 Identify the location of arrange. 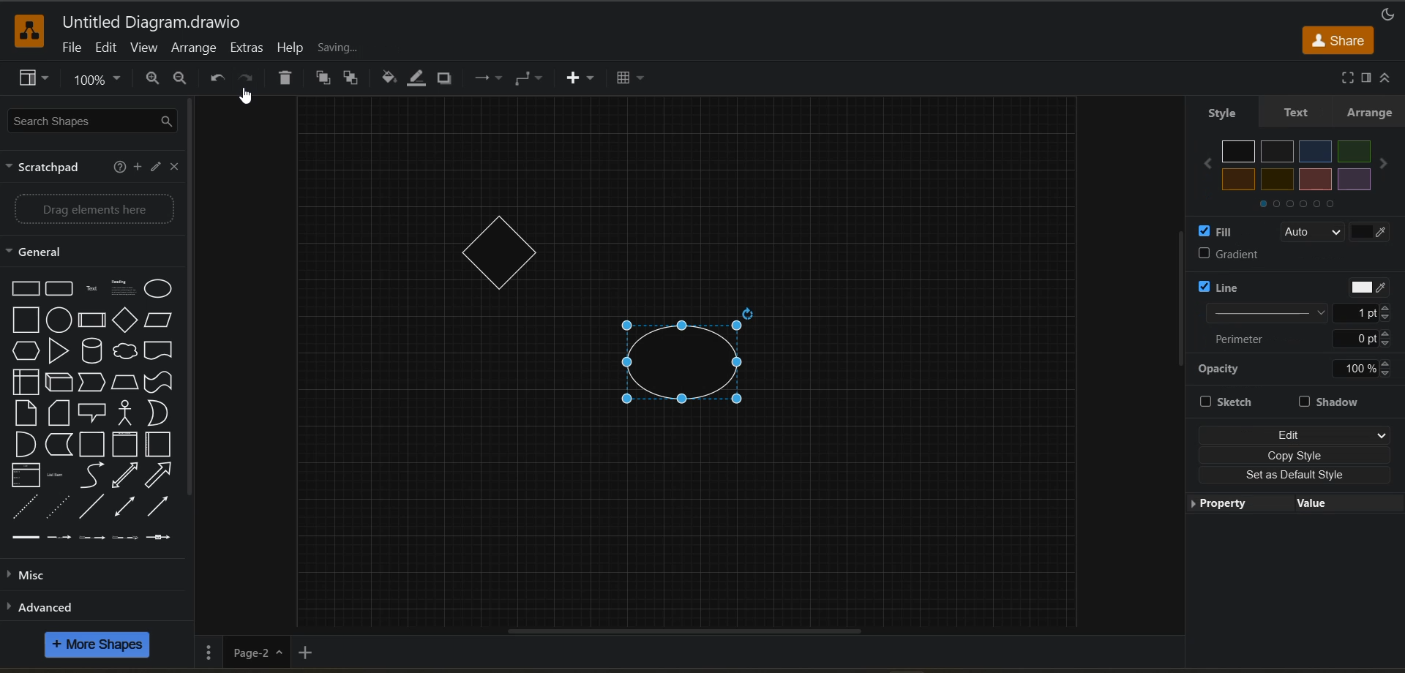
(192, 50).